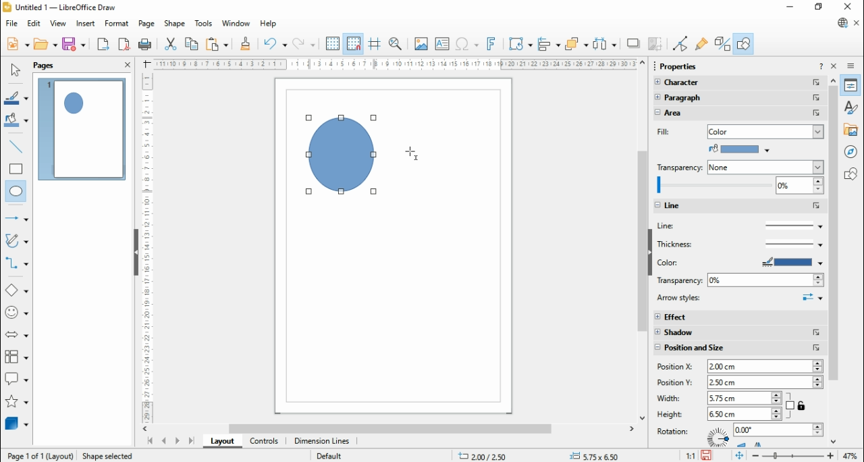 The height and width of the screenshot is (462, 864). What do you see at coordinates (857, 24) in the screenshot?
I see `close document` at bounding box center [857, 24].